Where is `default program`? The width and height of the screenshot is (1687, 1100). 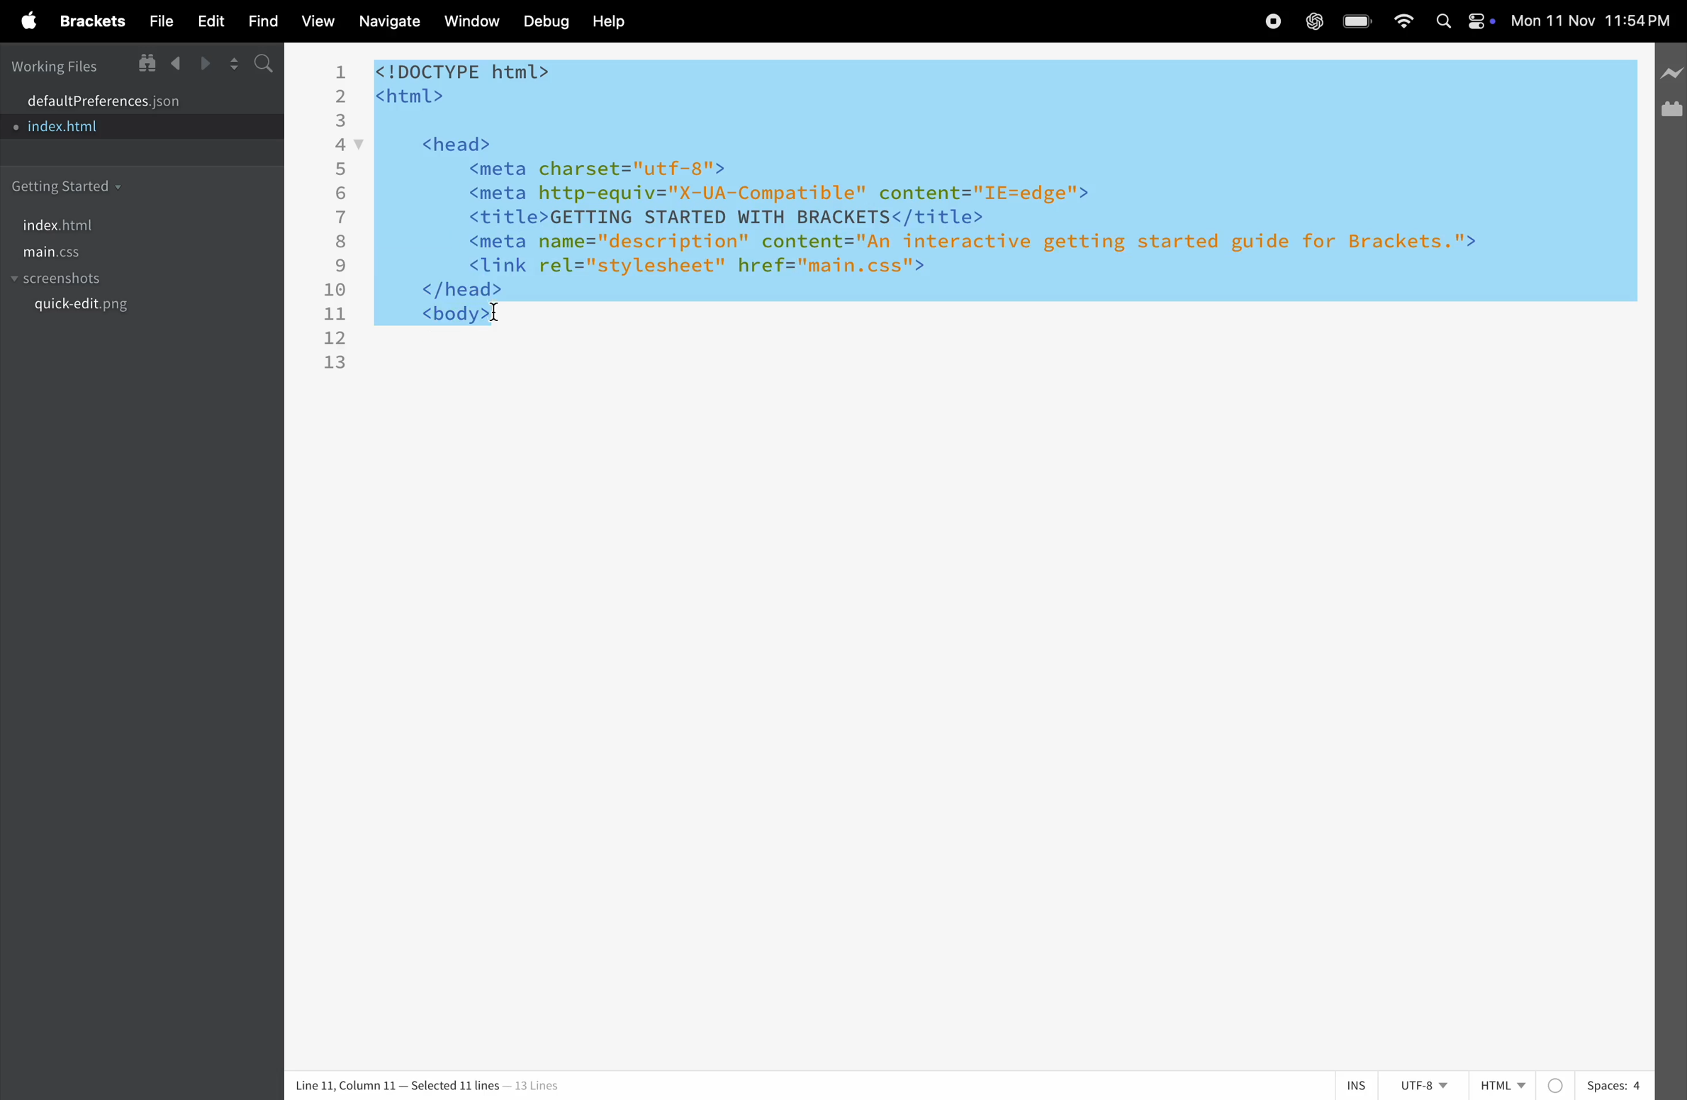 default program is located at coordinates (130, 99).